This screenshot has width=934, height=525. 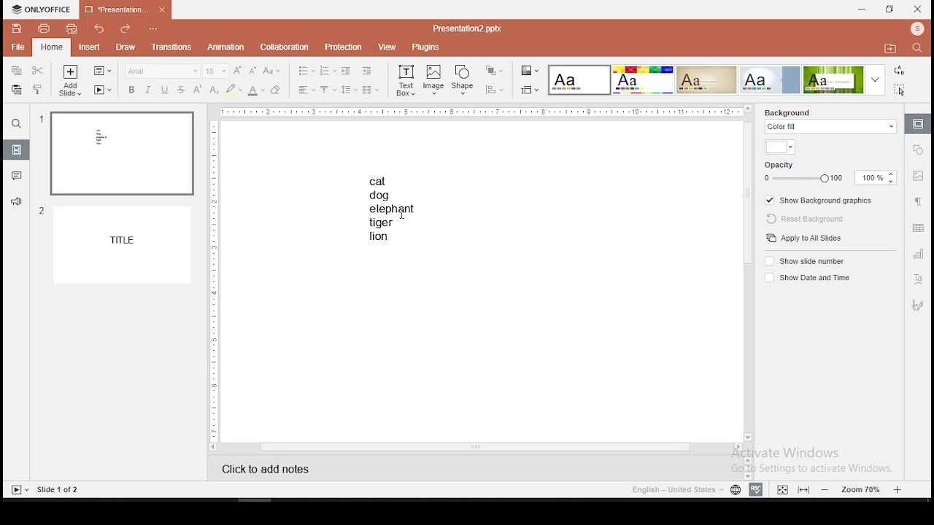 I want to click on view, so click(x=385, y=47).